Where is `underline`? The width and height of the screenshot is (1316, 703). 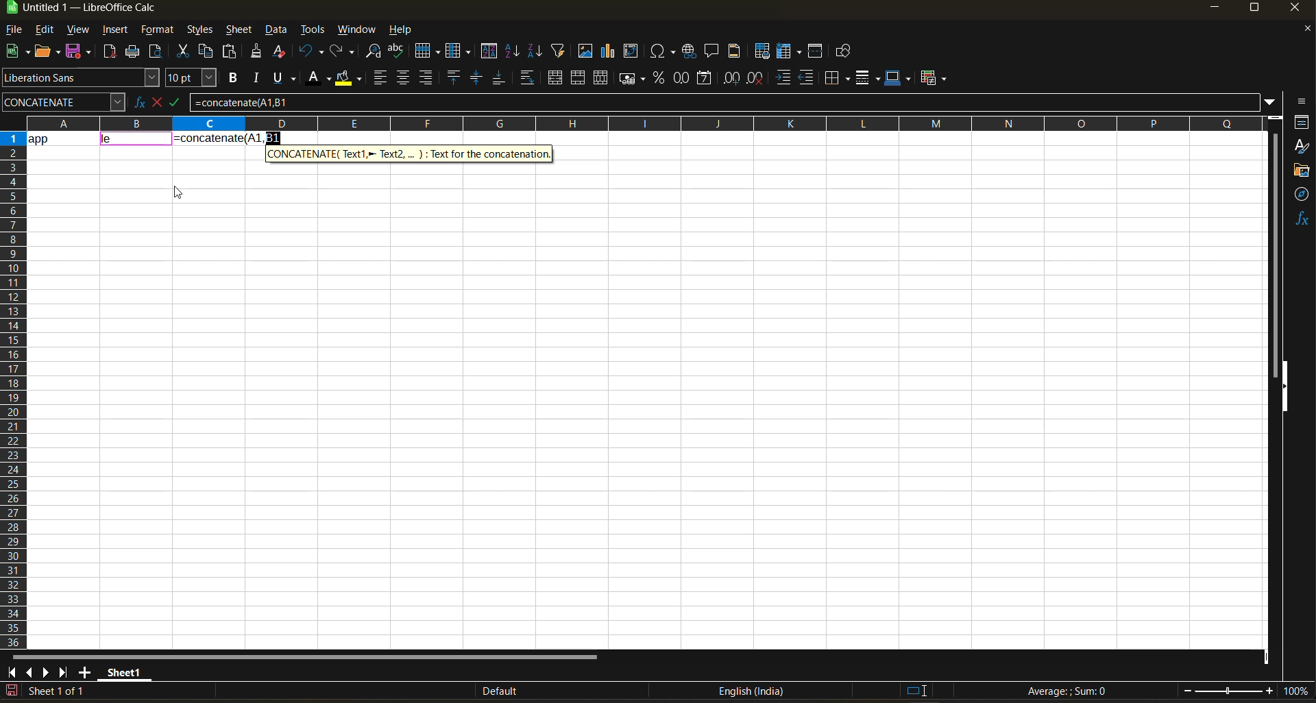
underline is located at coordinates (288, 77).